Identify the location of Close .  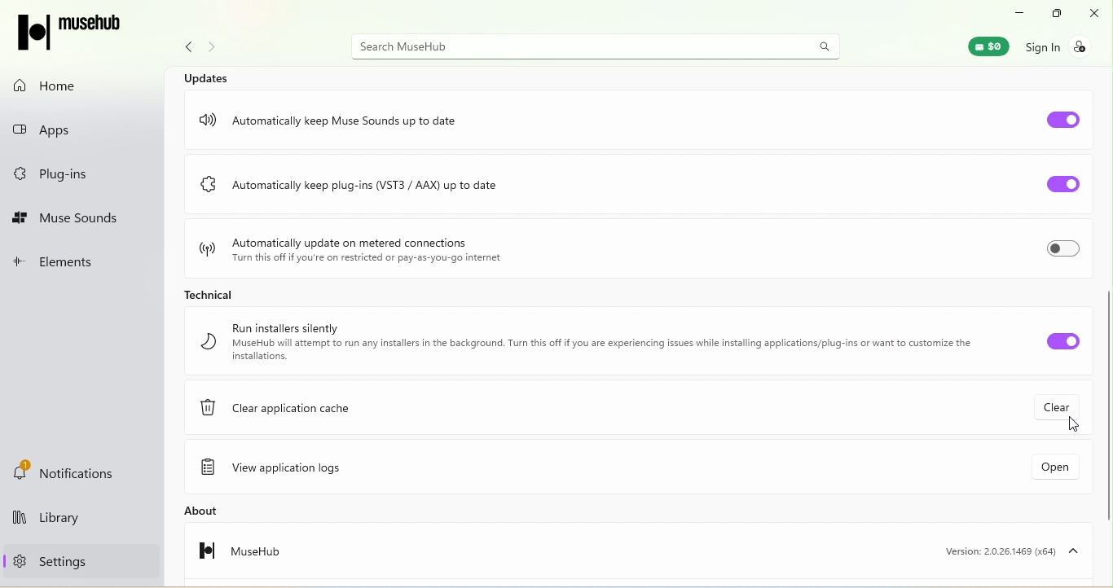
(1096, 13).